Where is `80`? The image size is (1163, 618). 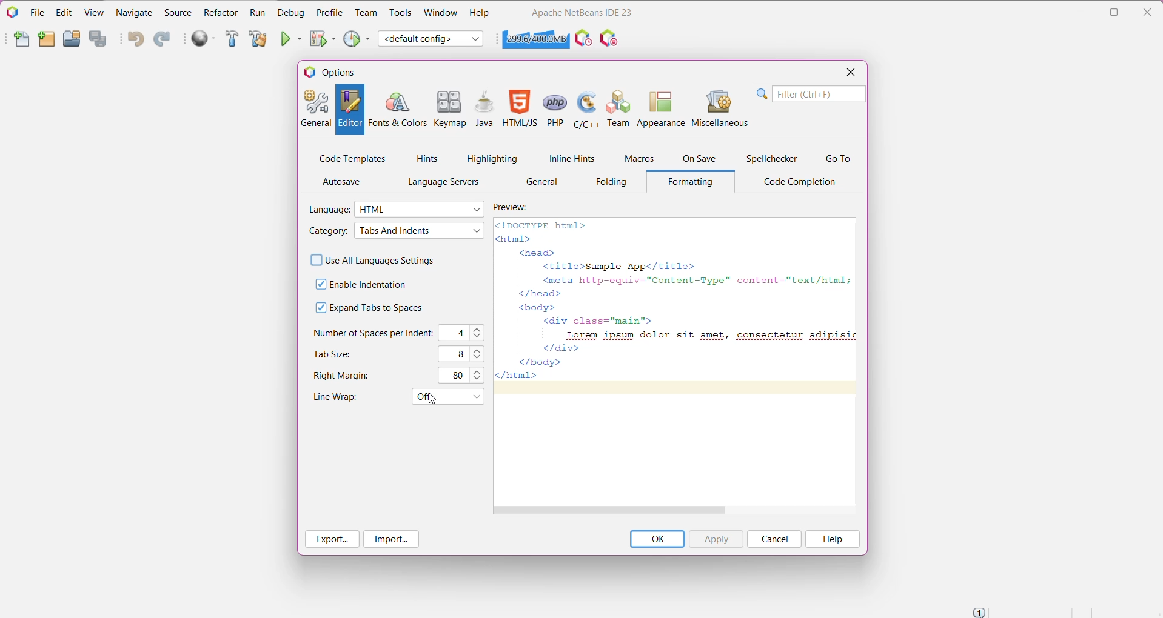
80 is located at coordinates (456, 375).